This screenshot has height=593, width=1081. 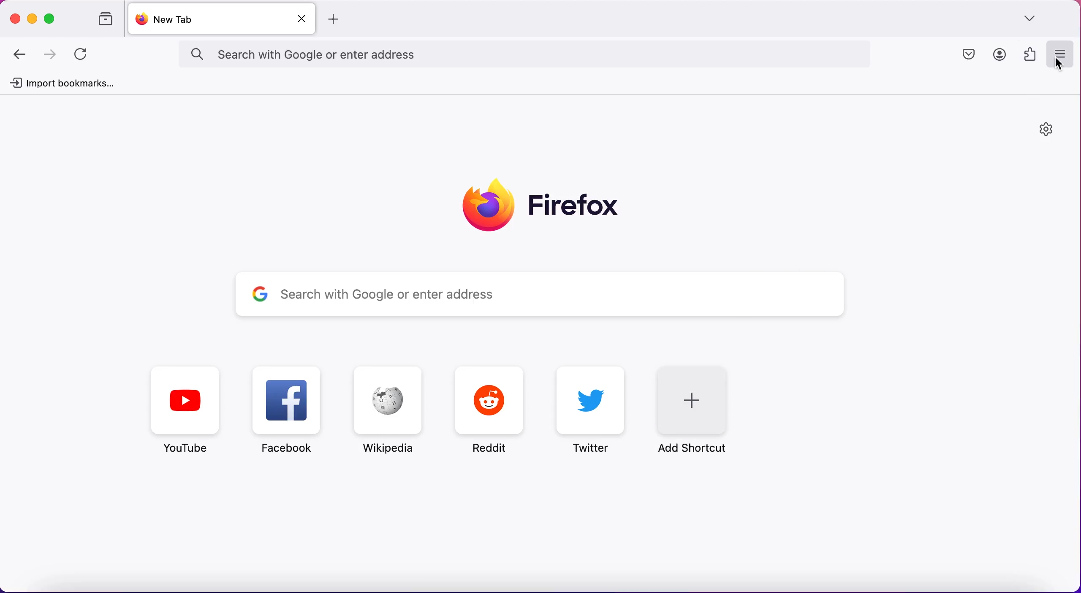 I want to click on view recent browsing across windows and devices, so click(x=101, y=20).